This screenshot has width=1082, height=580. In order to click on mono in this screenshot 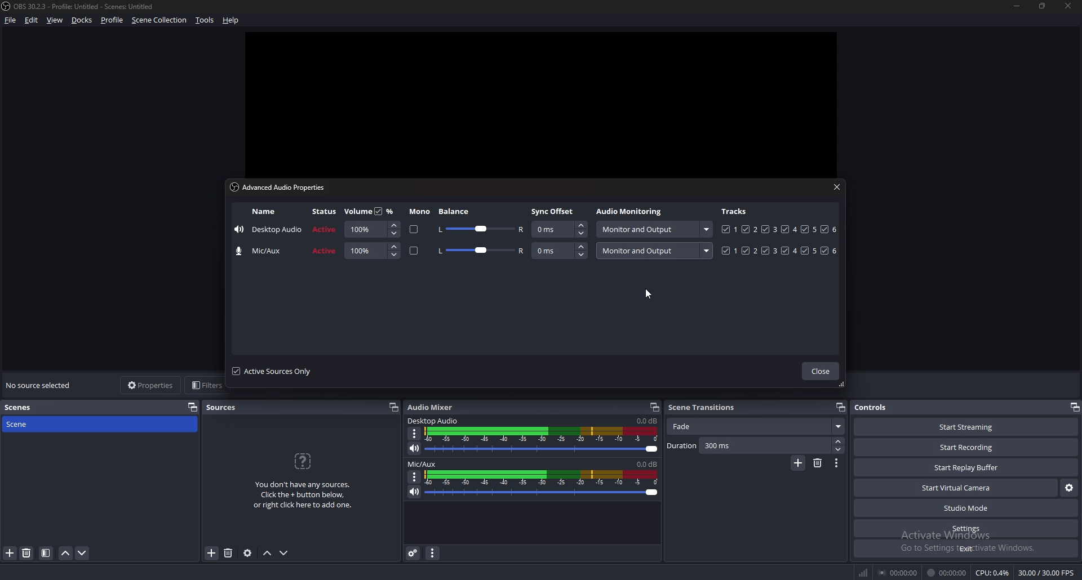, I will do `click(414, 229)`.